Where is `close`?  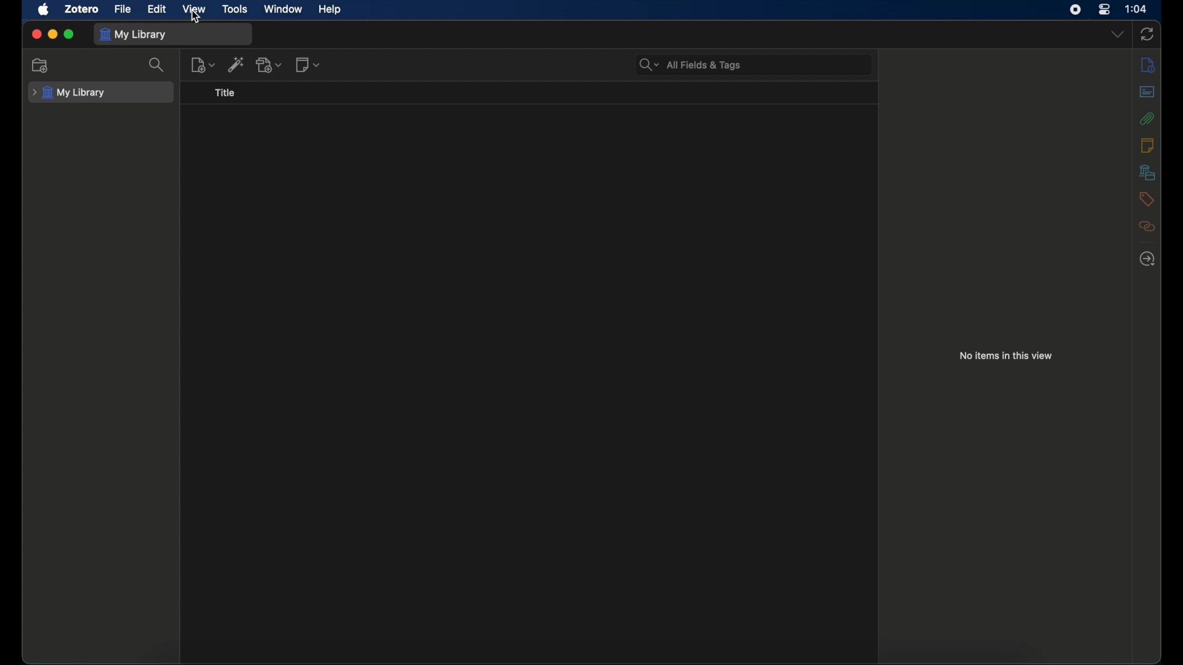
close is located at coordinates (38, 35).